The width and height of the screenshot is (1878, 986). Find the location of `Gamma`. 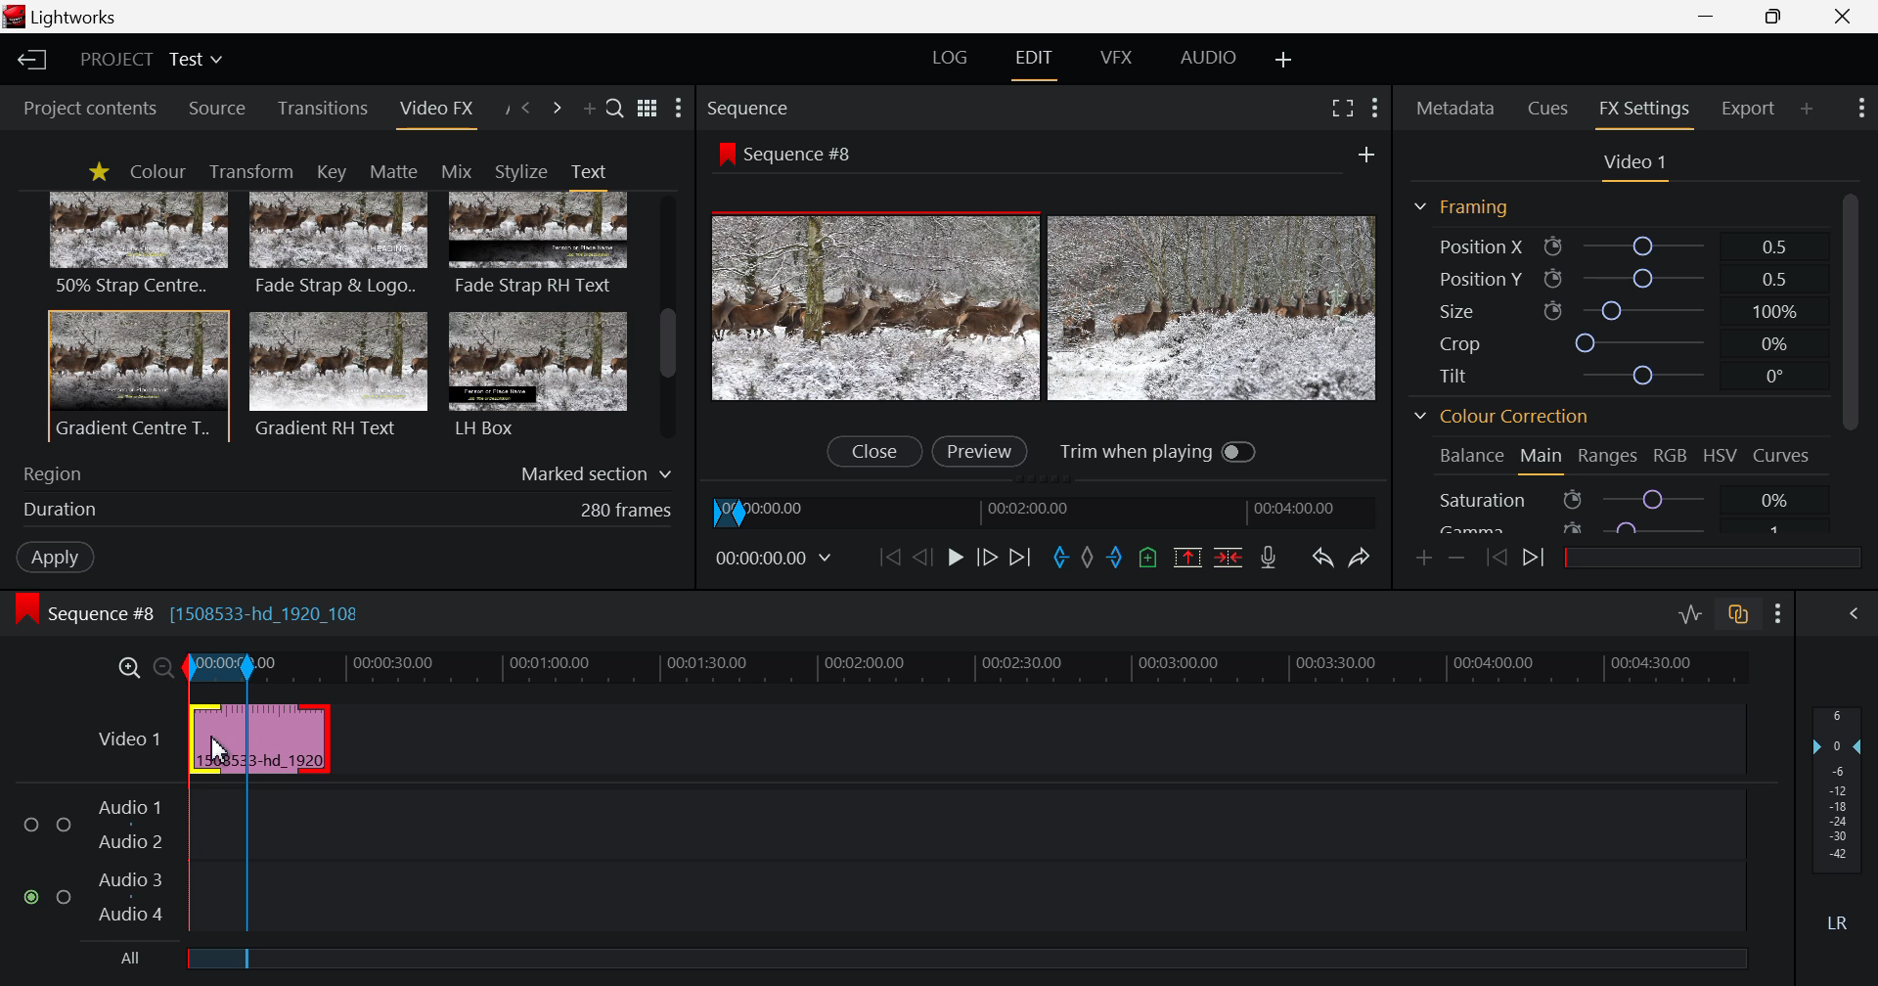

Gamma is located at coordinates (1612, 525).